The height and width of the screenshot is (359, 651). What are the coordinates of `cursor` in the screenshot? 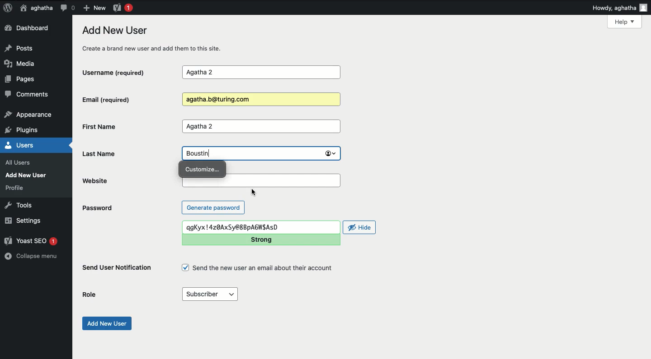 It's located at (254, 194).